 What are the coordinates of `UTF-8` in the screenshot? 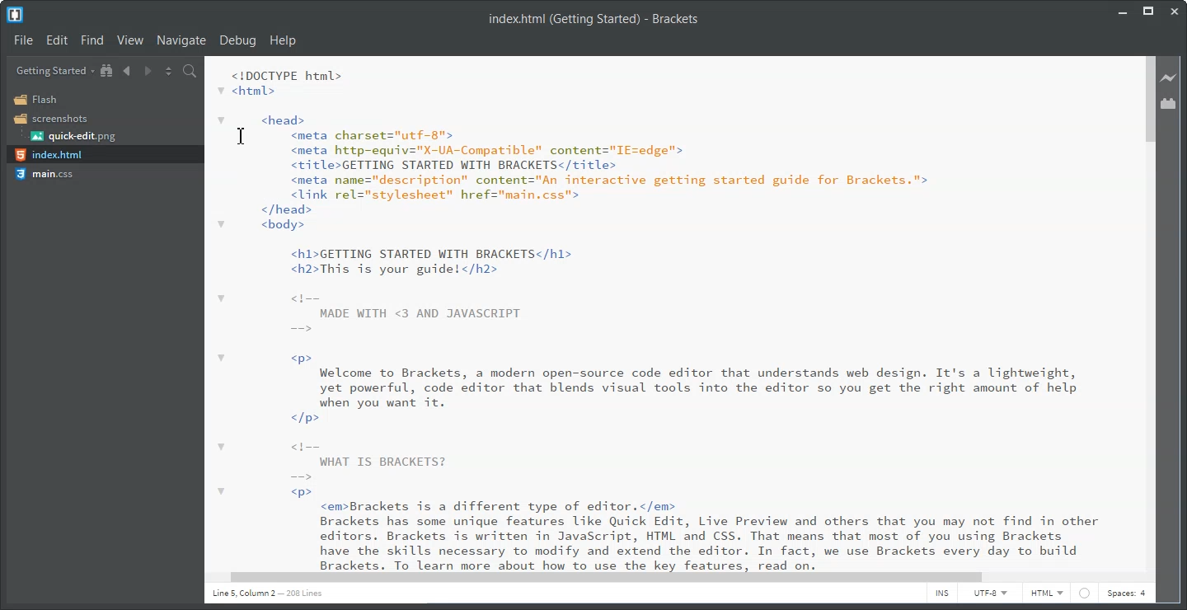 It's located at (990, 594).